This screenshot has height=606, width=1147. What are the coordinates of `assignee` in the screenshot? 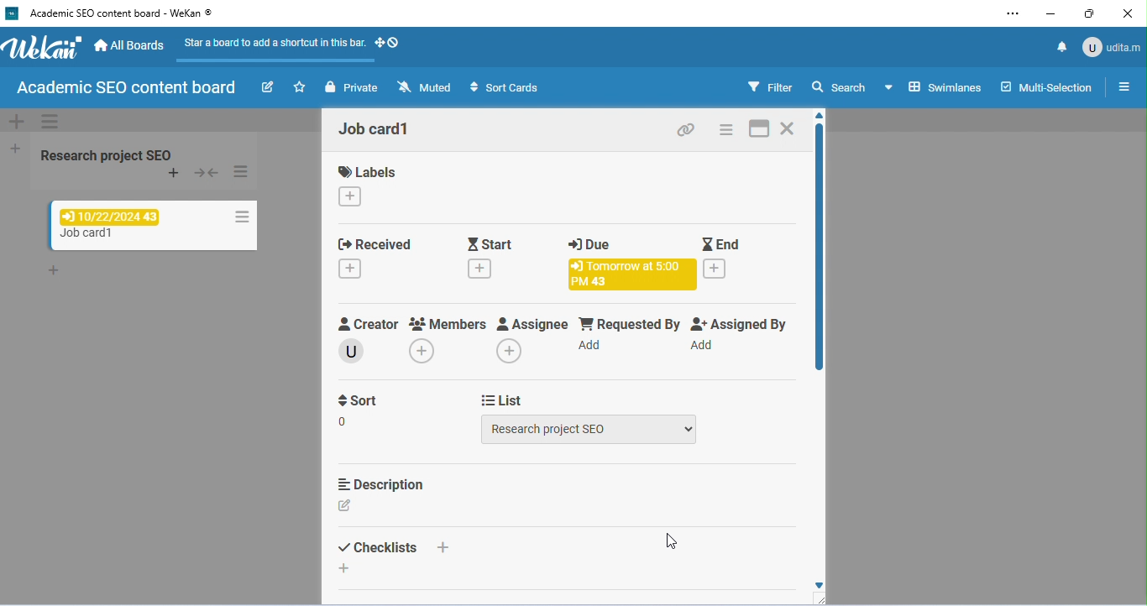 It's located at (533, 321).